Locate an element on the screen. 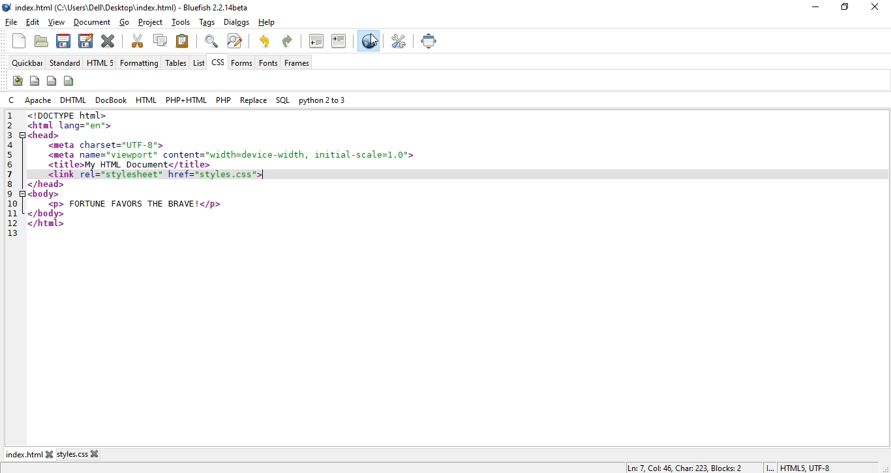 This screenshot has width=891, height=473. go is located at coordinates (125, 23).